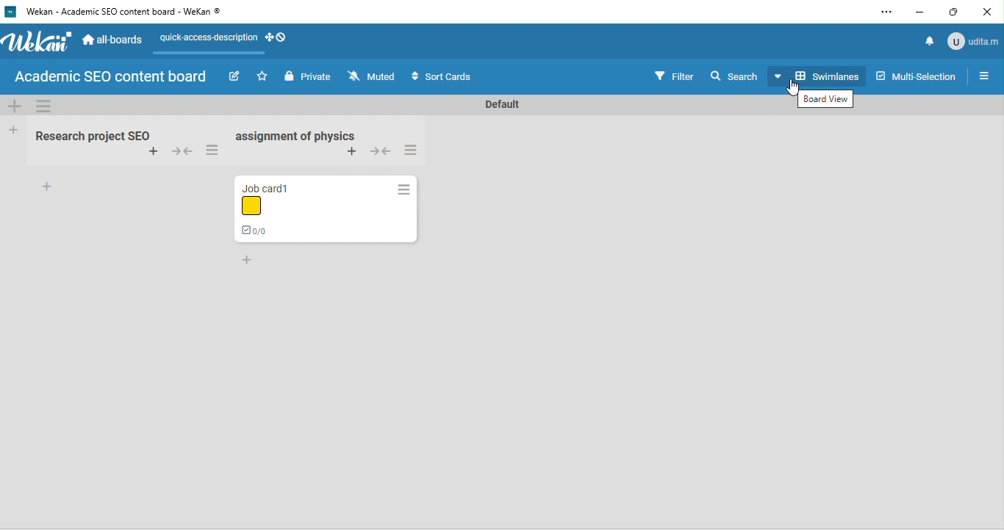 This screenshot has width=1004, height=530. What do you see at coordinates (295, 137) in the screenshot?
I see `assignment of physics` at bounding box center [295, 137].